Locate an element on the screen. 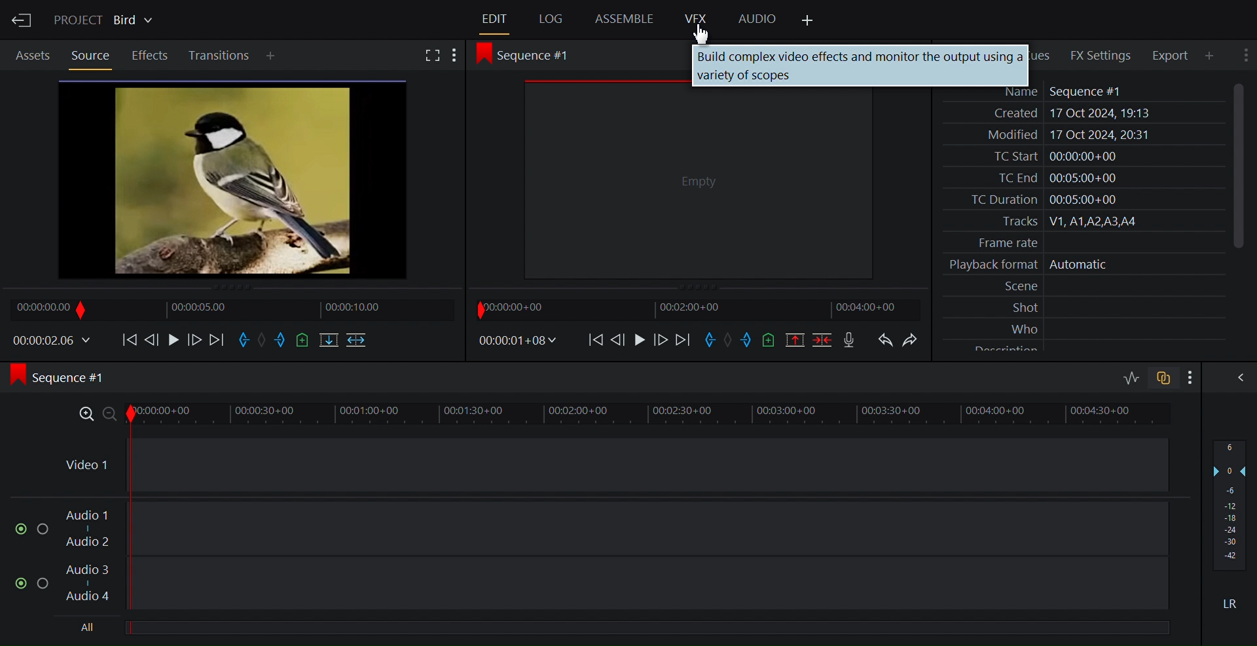 The height and width of the screenshot is (646, 1257). Edit is located at coordinates (496, 21).